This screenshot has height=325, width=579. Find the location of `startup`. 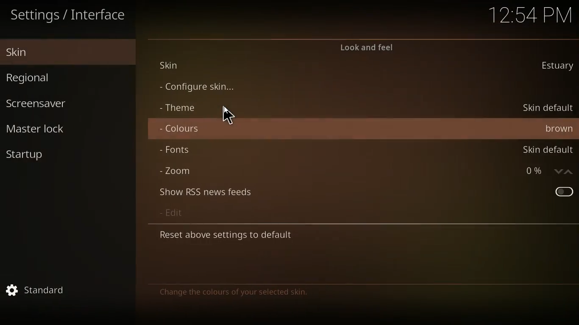

startup is located at coordinates (36, 156).